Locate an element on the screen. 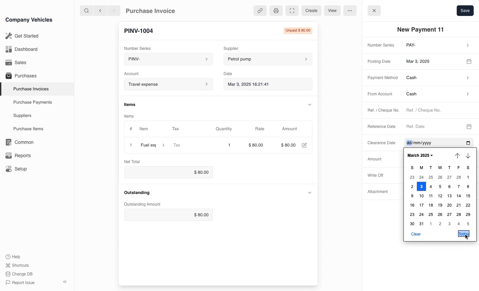 This screenshot has height=291, width=479. search is located at coordinates (87, 10).